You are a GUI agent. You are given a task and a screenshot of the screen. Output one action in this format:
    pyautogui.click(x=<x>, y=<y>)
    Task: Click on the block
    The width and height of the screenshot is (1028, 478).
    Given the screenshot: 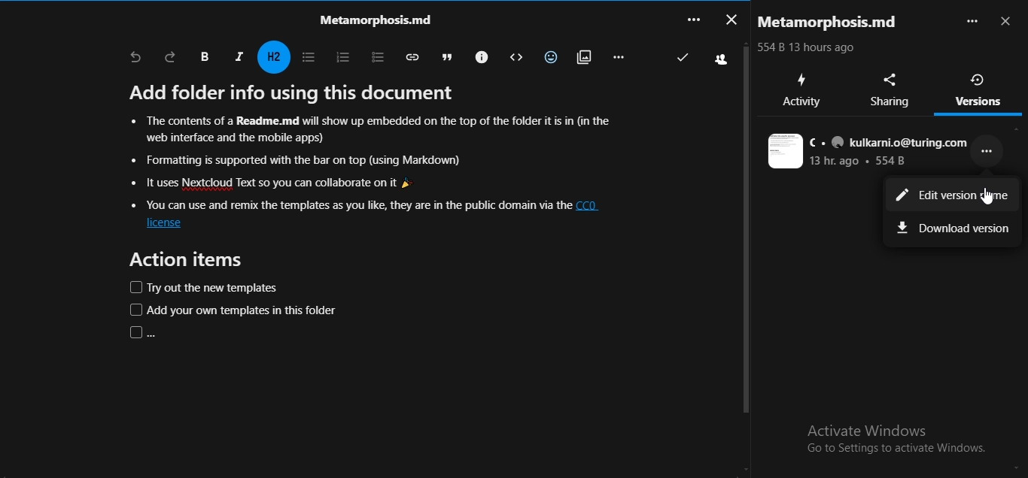 What is the action you would take?
    pyautogui.click(x=512, y=57)
    